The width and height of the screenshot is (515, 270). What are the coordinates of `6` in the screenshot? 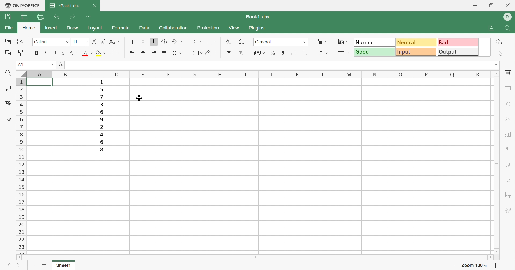 It's located at (101, 111).